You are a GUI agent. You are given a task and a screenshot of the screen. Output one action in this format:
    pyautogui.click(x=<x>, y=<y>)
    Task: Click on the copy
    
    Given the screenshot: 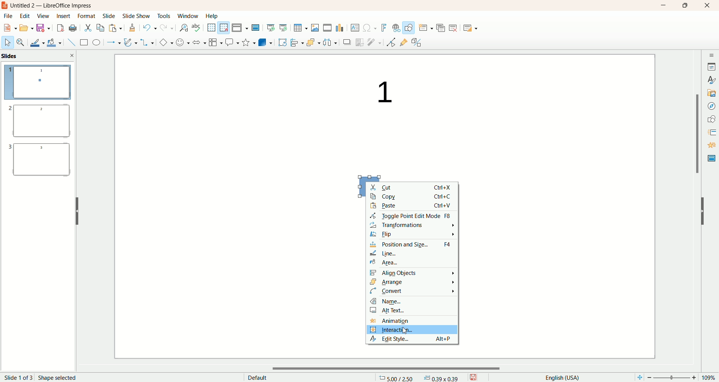 What is the action you would take?
    pyautogui.click(x=389, y=198)
    